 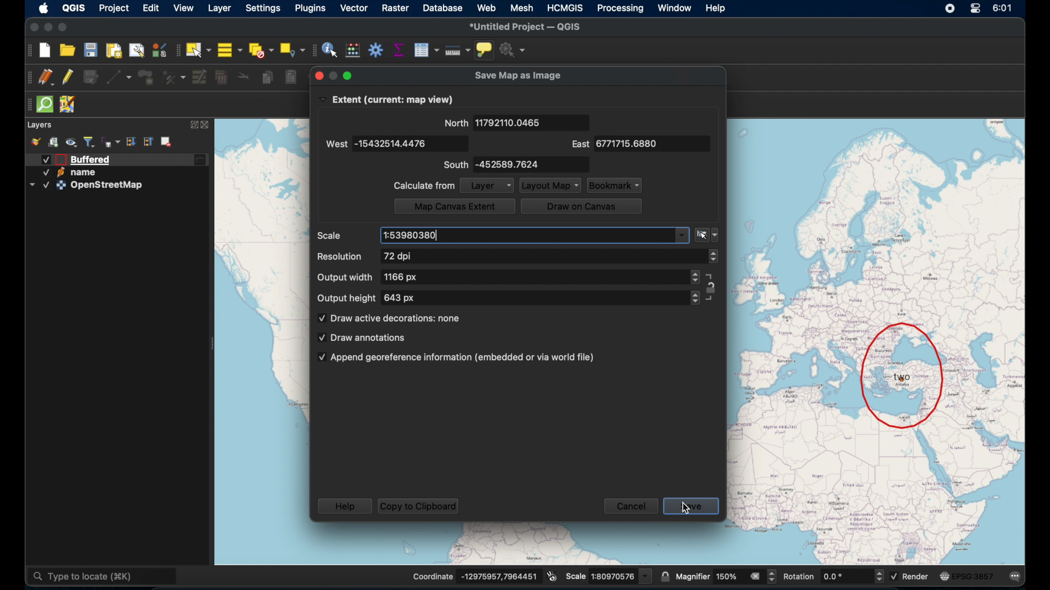 I want to click on save project, so click(x=90, y=50).